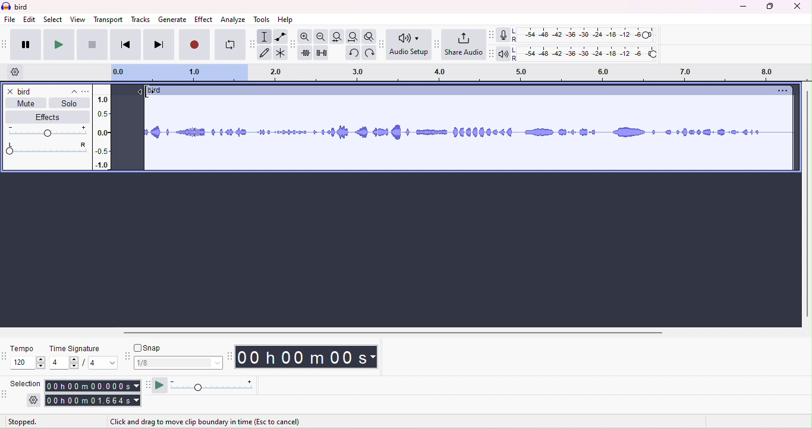  I want to click on effects, so click(43, 117).